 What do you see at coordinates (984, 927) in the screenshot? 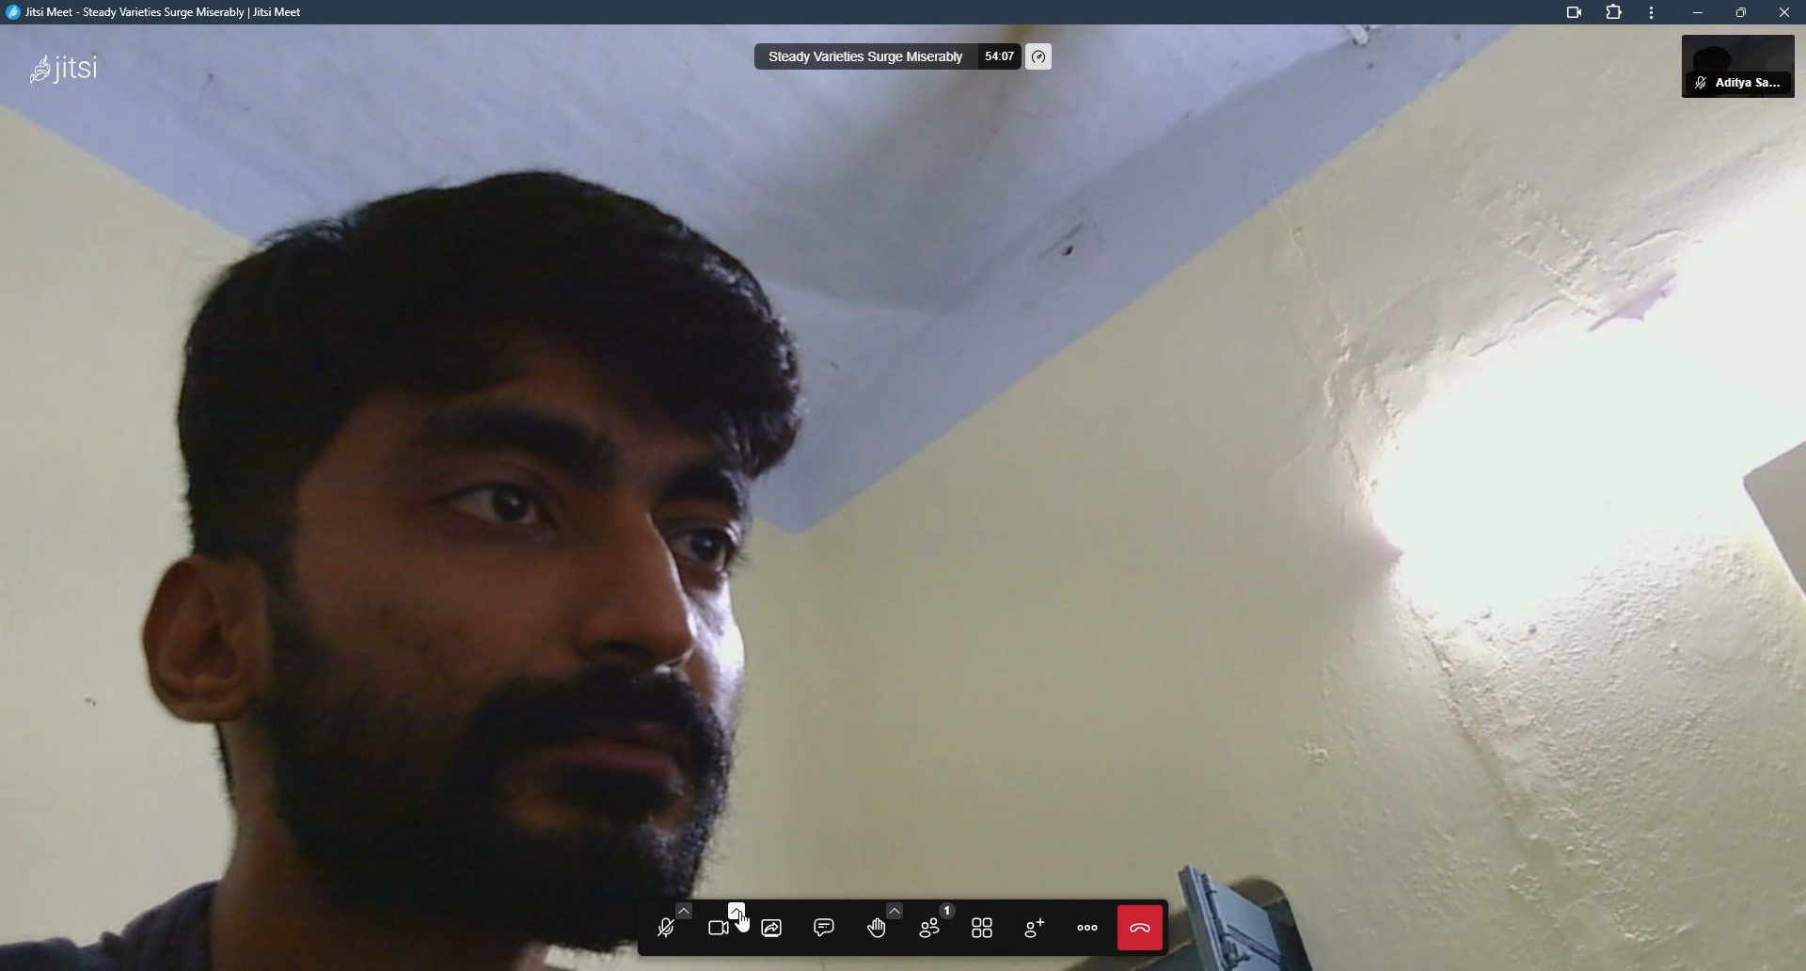
I see `toggle tile view` at bounding box center [984, 927].